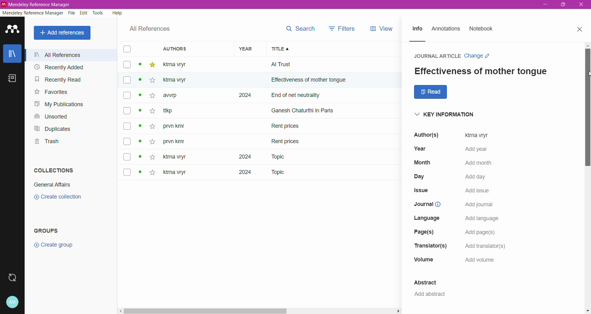  What do you see at coordinates (277, 173) in the screenshot?
I see `Topic` at bounding box center [277, 173].